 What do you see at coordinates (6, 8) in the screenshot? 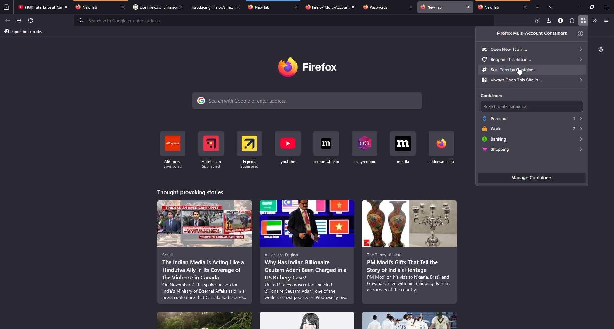
I see `view recent` at bounding box center [6, 8].